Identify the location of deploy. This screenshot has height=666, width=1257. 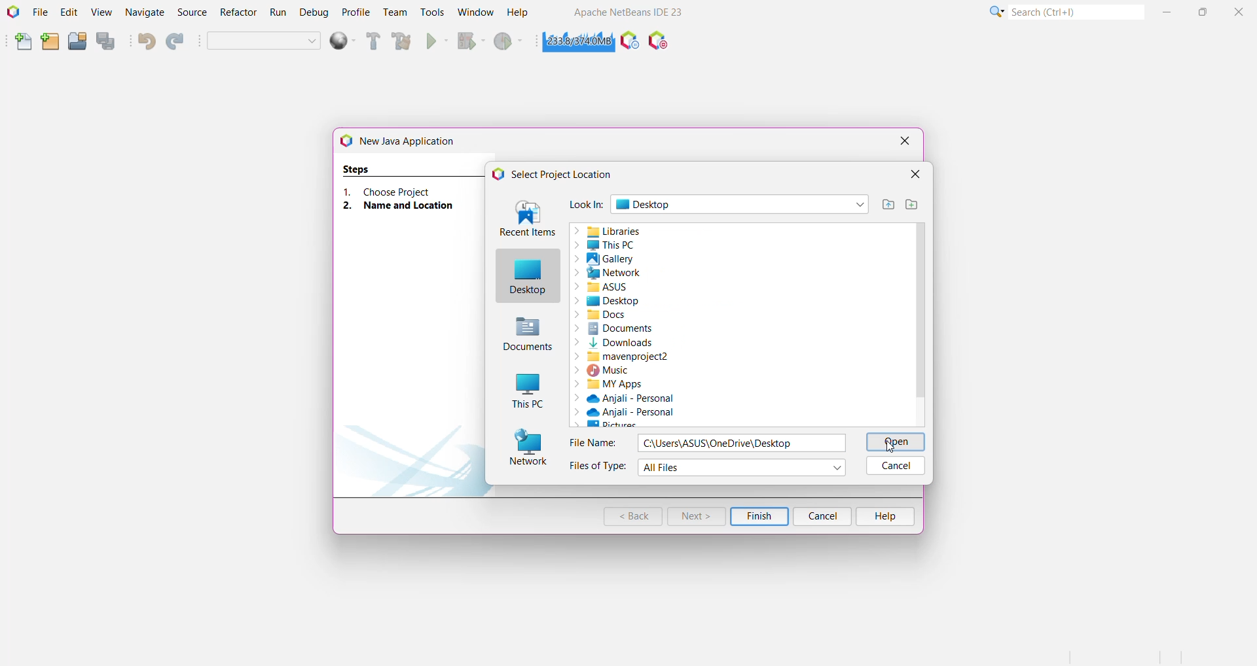
(341, 42).